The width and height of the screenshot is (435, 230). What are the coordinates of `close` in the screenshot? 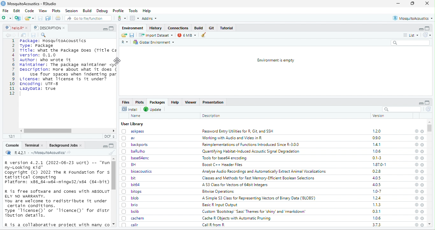 It's located at (422, 158).